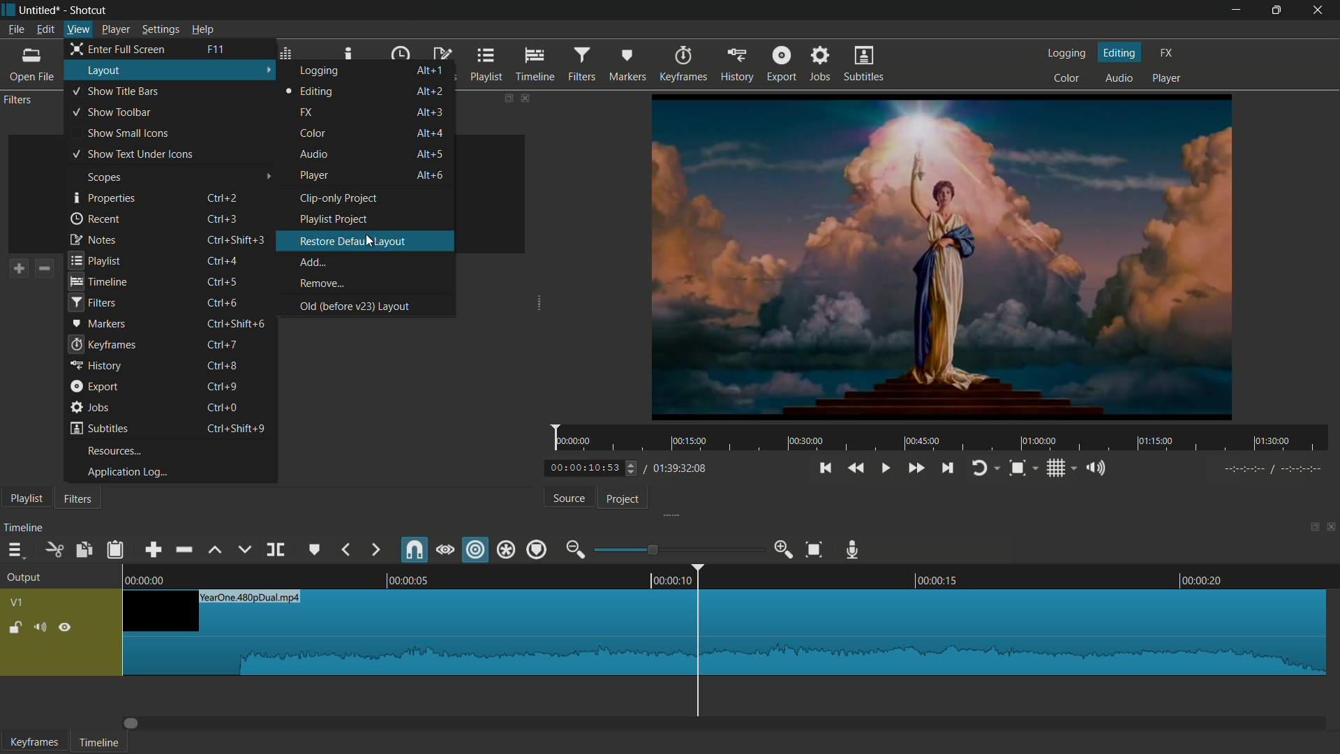  What do you see at coordinates (32, 66) in the screenshot?
I see `open other` at bounding box center [32, 66].